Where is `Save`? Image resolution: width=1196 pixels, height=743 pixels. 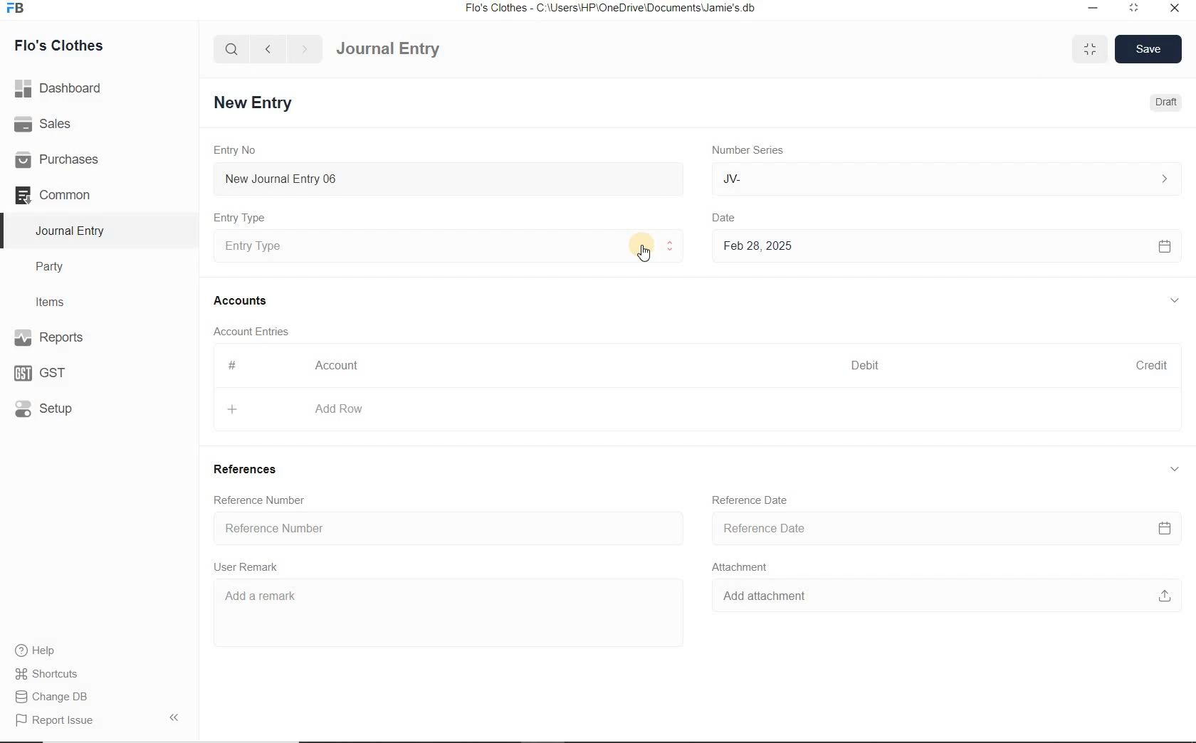 Save is located at coordinates (1149, 48).